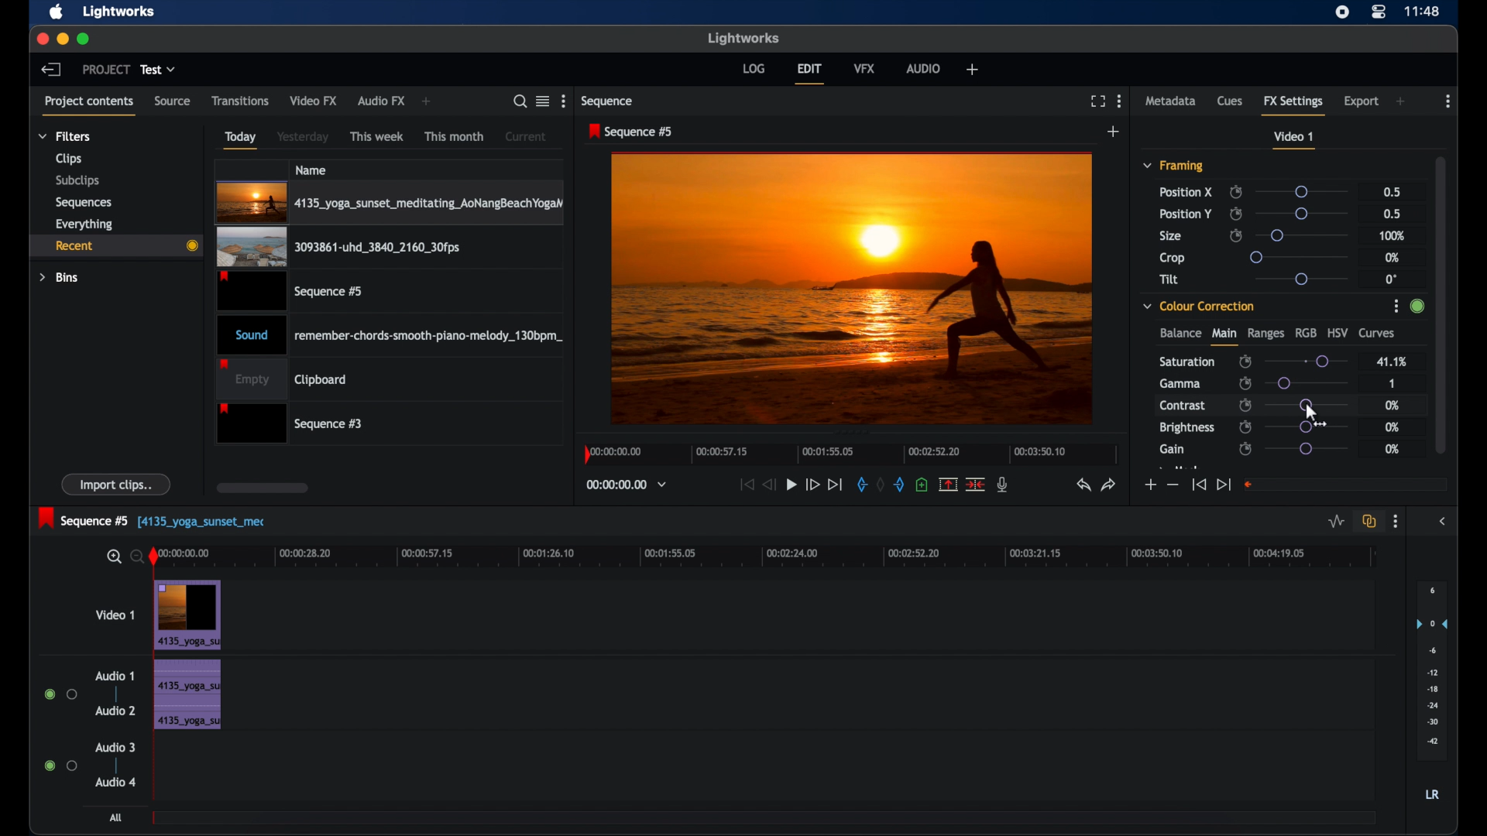 This screenshot has height=836, width=1487. Describe the element at coordinates (1431, 671) in the screenshot. I see `audio output levels` at that location.